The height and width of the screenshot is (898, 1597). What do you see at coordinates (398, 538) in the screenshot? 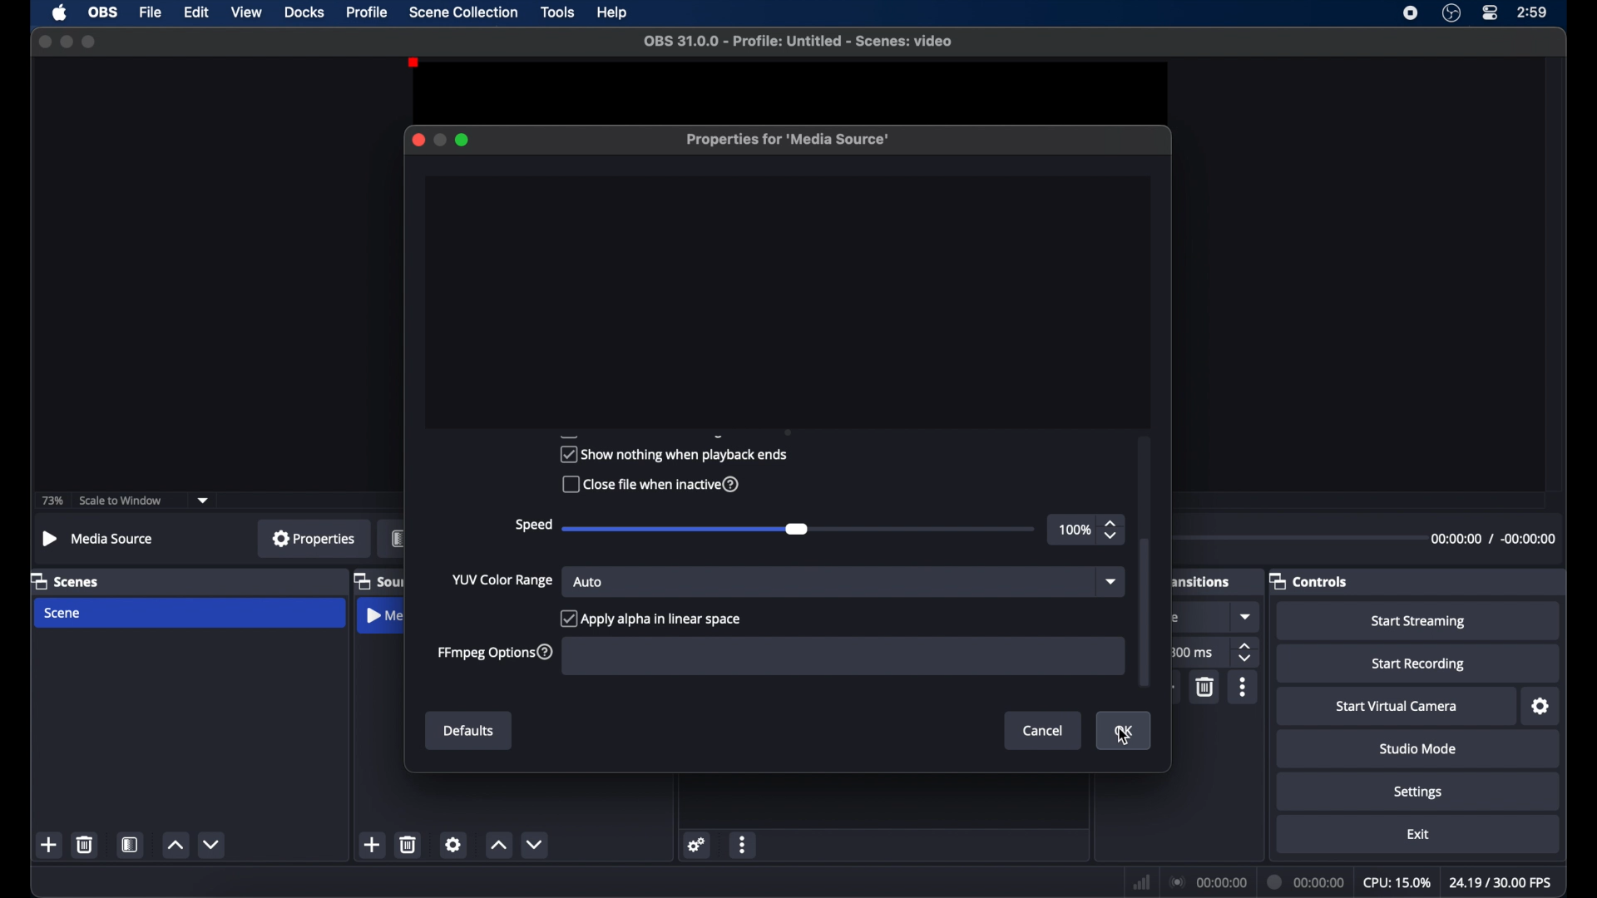
I see `obscure label` at bounding box center [398, 538].